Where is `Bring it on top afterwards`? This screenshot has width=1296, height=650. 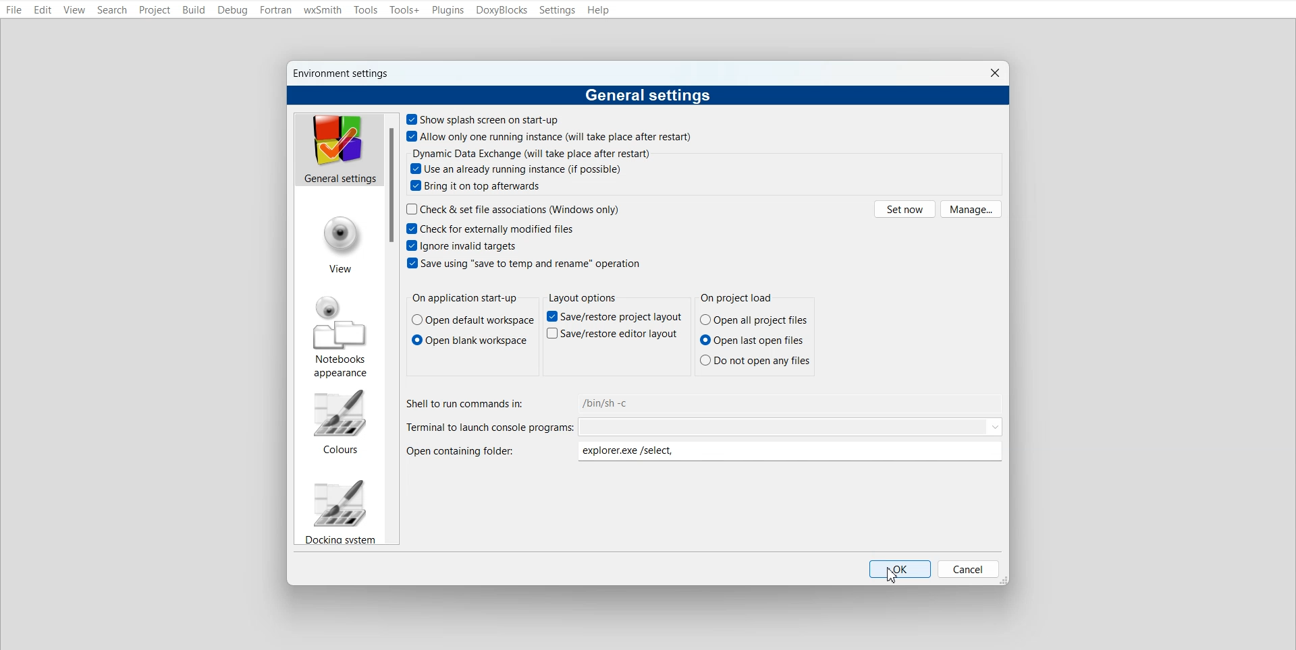
Bring it on top afterwards is located at coordinates (477, 186).